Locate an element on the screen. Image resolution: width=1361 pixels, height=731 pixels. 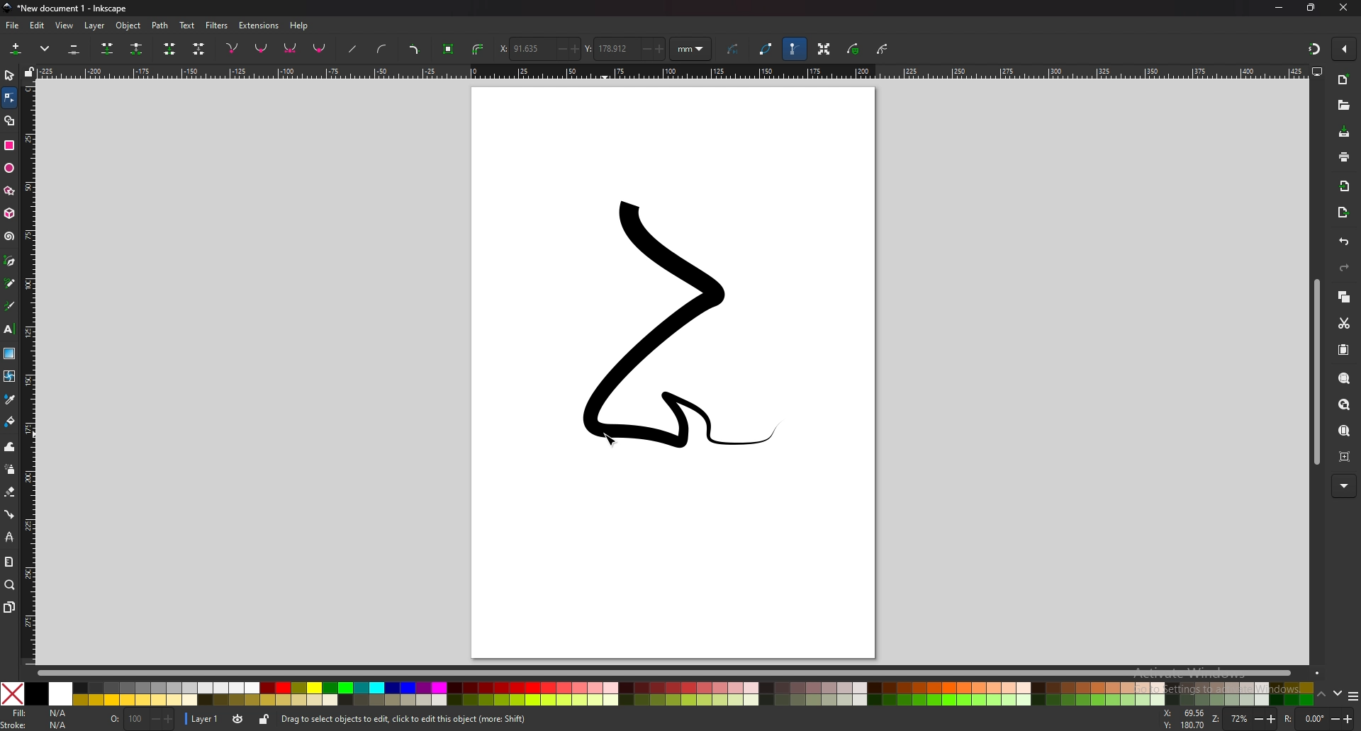
edit is located at coordinates (39, 25).